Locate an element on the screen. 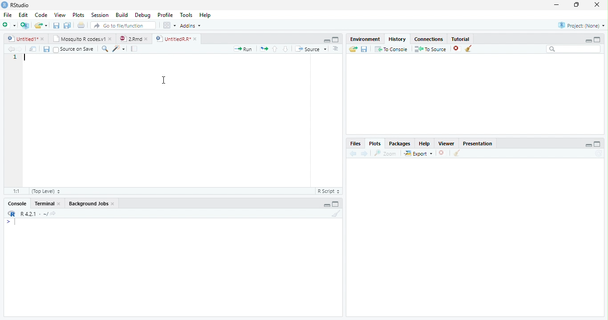 The height and width of the screenshot is (320, 608). close is located at coordinates (148, 39).